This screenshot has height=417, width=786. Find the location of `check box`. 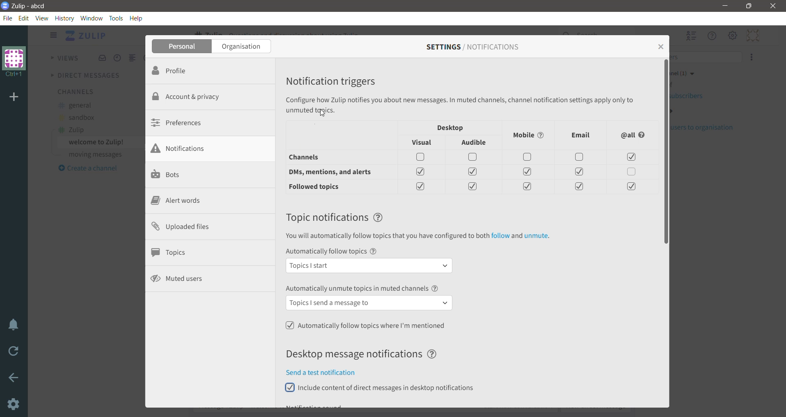

check box is located at coordinates (528, 173).